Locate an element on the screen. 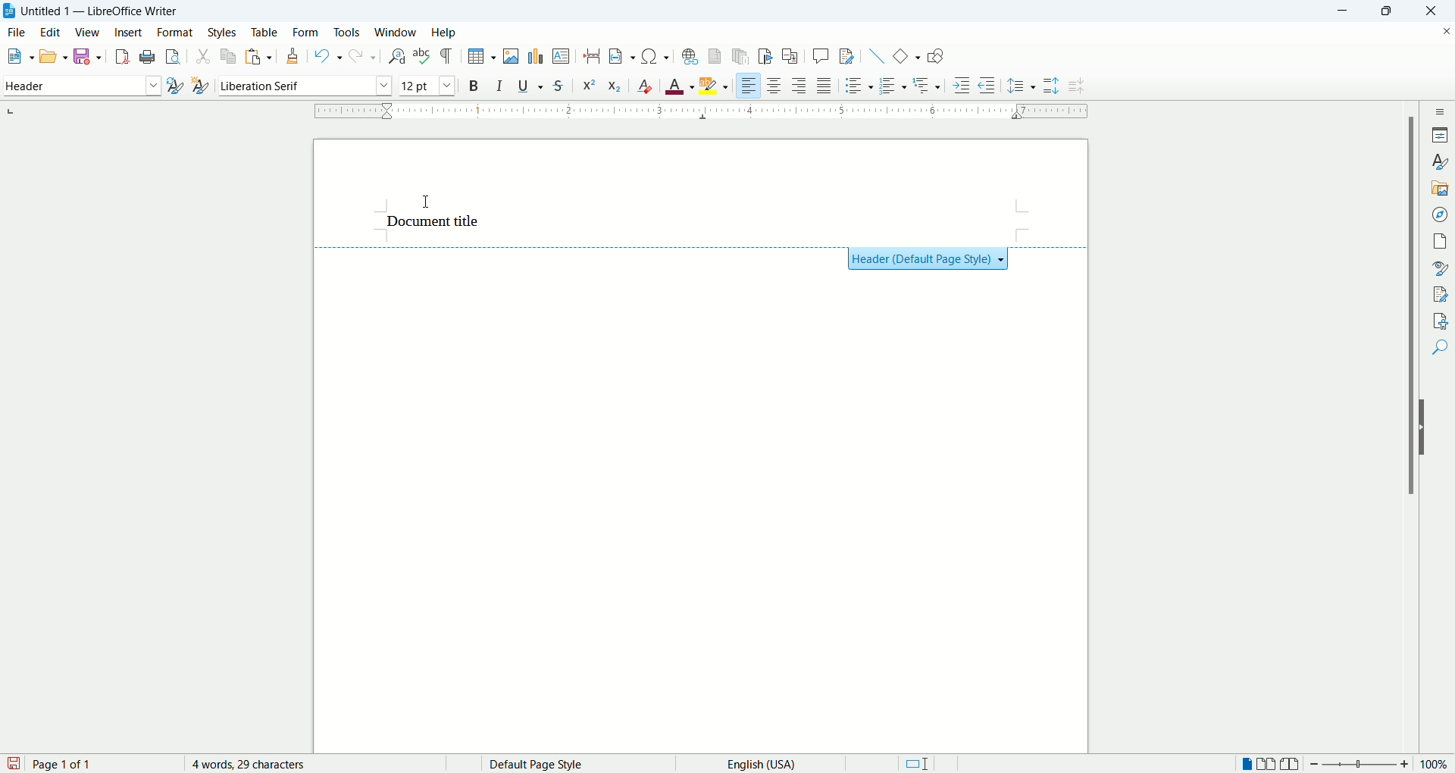 The width and height of the screenshot is (1455, 773). save is located at coordinates (89, 56).